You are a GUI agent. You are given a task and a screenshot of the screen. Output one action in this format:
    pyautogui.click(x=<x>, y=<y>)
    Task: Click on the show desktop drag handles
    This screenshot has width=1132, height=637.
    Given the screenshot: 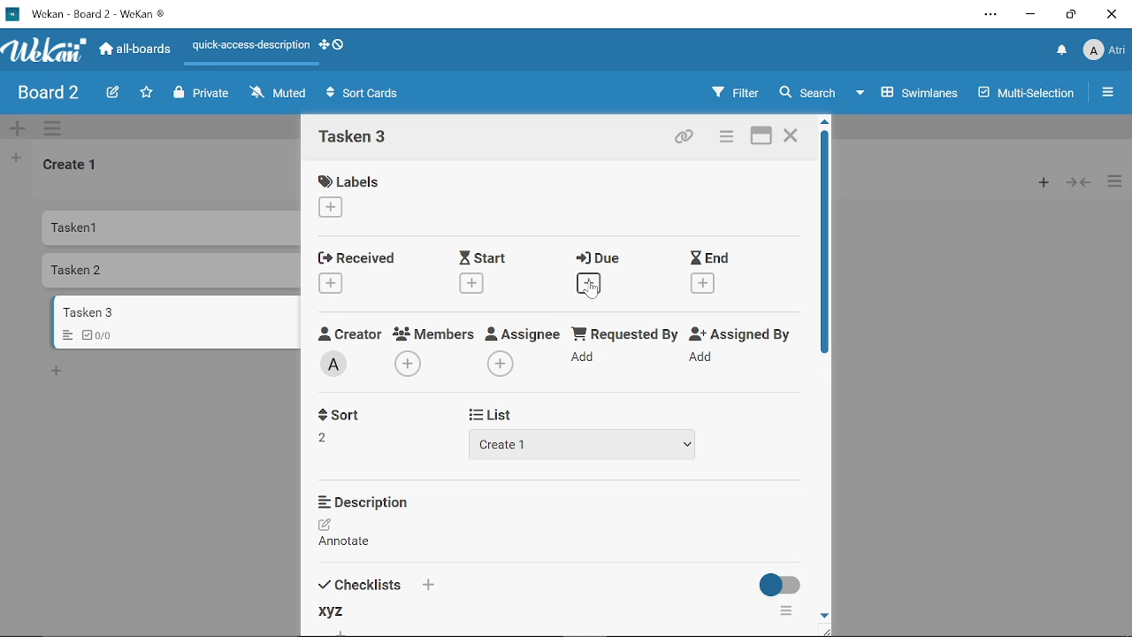 What is the action you would take?
    pyautogui.click(x=322, y=47)
    